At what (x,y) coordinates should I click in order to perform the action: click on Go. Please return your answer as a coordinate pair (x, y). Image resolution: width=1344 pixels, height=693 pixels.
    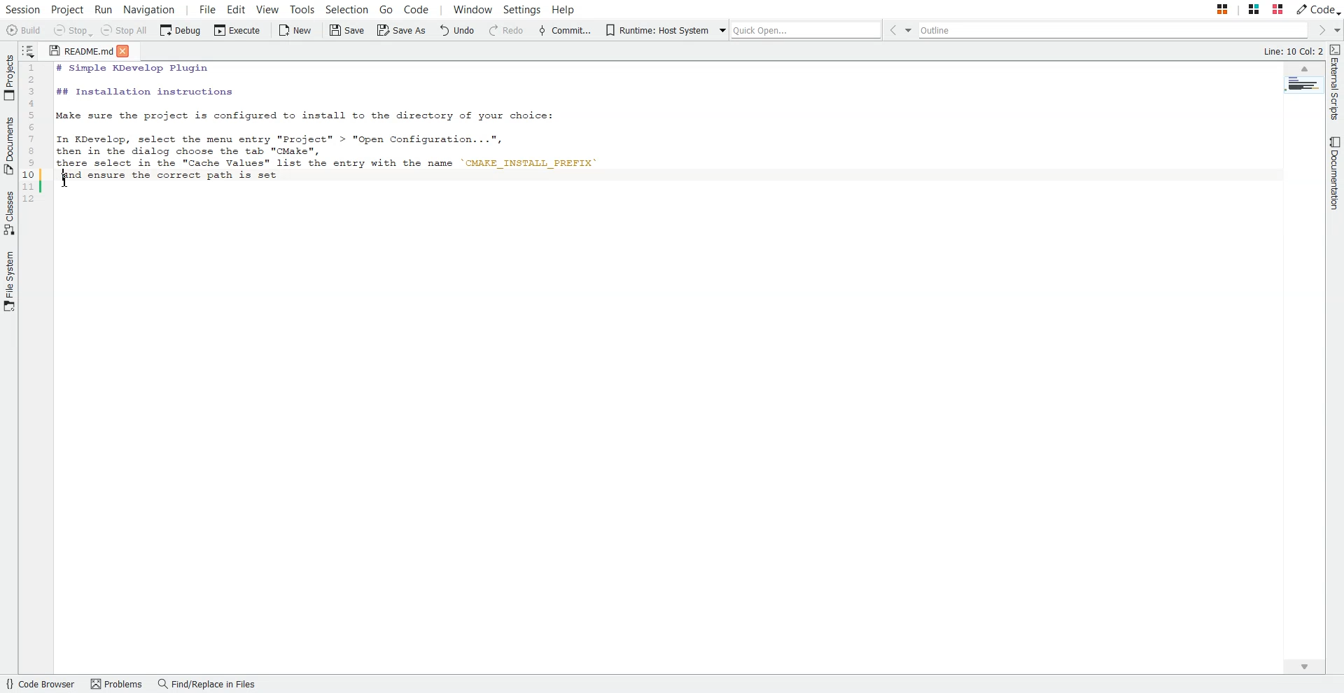
    Looking at the image, I should click on (386, 8).